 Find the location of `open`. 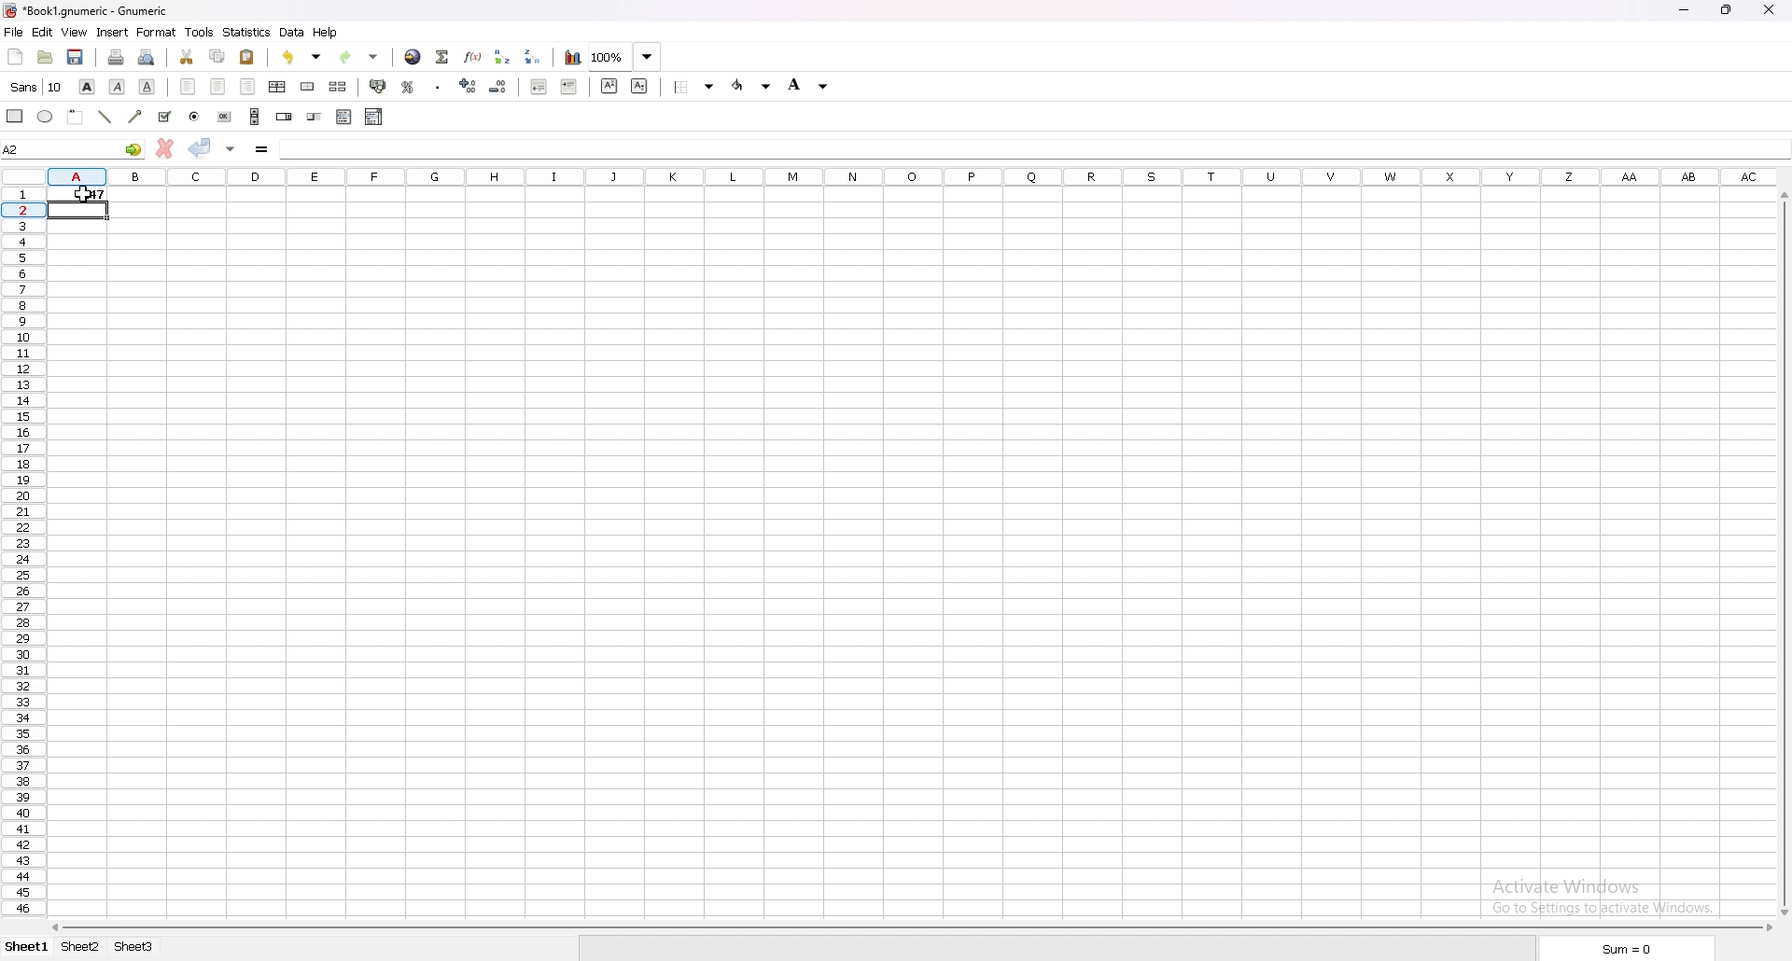

open is located at coordinates (47, 57).